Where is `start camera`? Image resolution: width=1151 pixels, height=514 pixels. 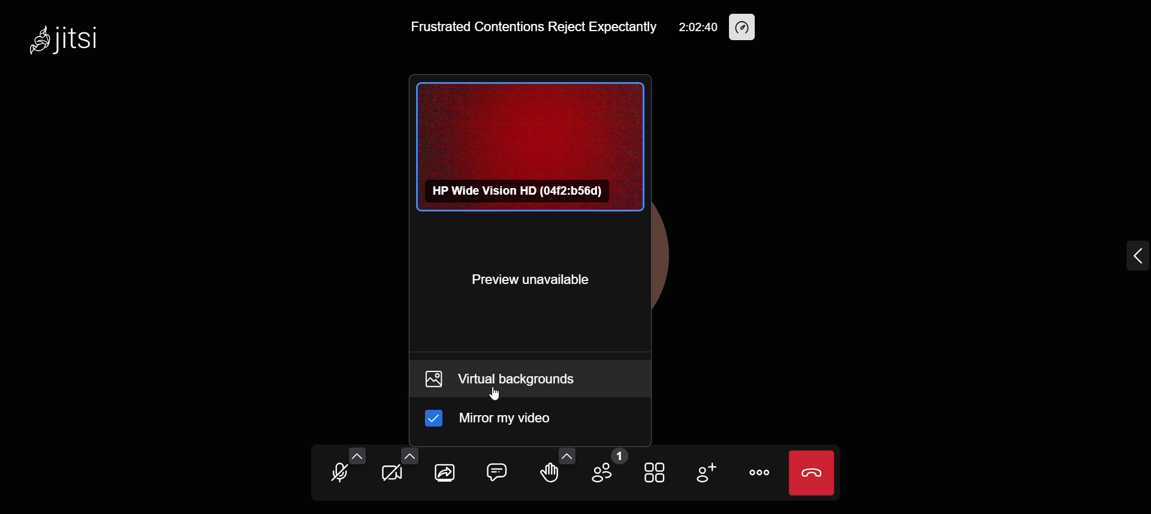 start camera is located at coordinates (388, 476).